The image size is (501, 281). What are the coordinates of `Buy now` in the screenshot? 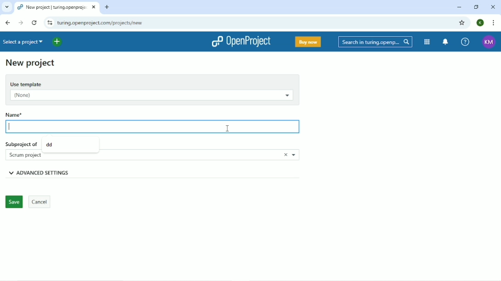 It's located at (307, 43).